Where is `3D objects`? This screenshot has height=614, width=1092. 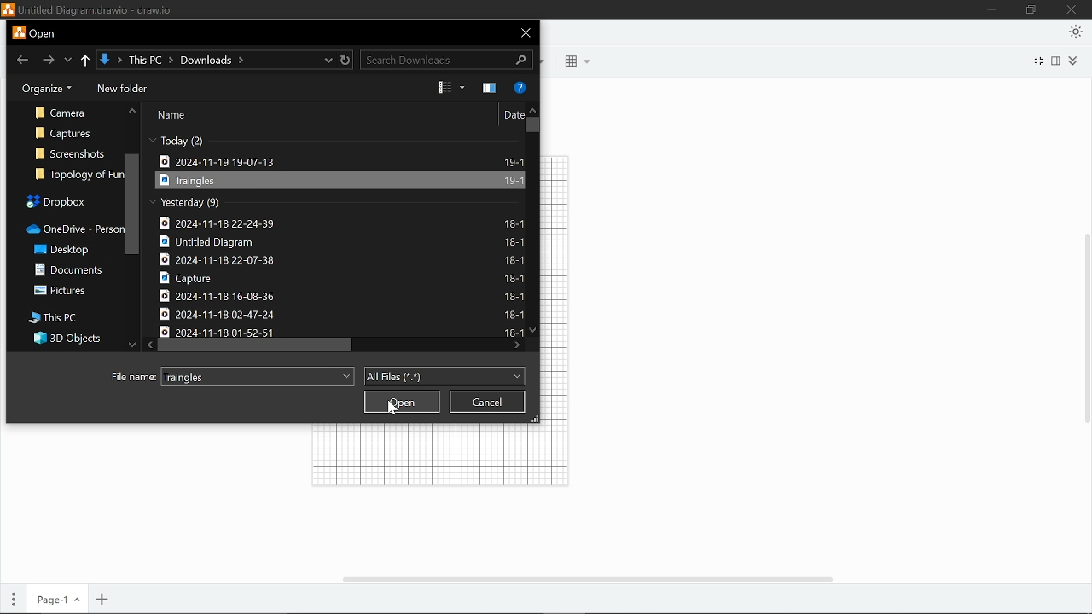
3D objects is located at coordinates (65, 341).